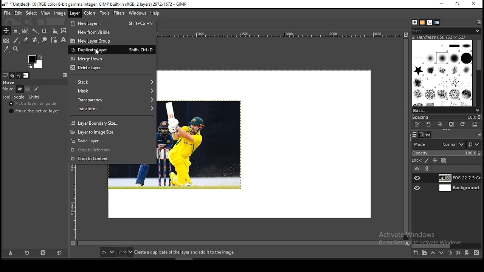 The height and width of the screenshot is (272, 484). Describe the element at coordinates (446, 153) in the screenshot. I see `opacity` at that location.